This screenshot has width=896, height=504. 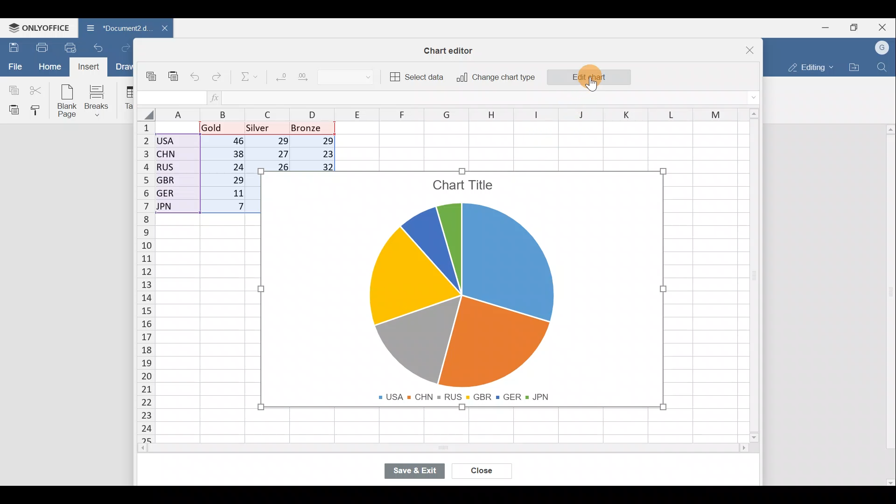 What do you see at coordinates (12, 109) in the screenshot?
I see `Paste` at bounding box center [12, 109].